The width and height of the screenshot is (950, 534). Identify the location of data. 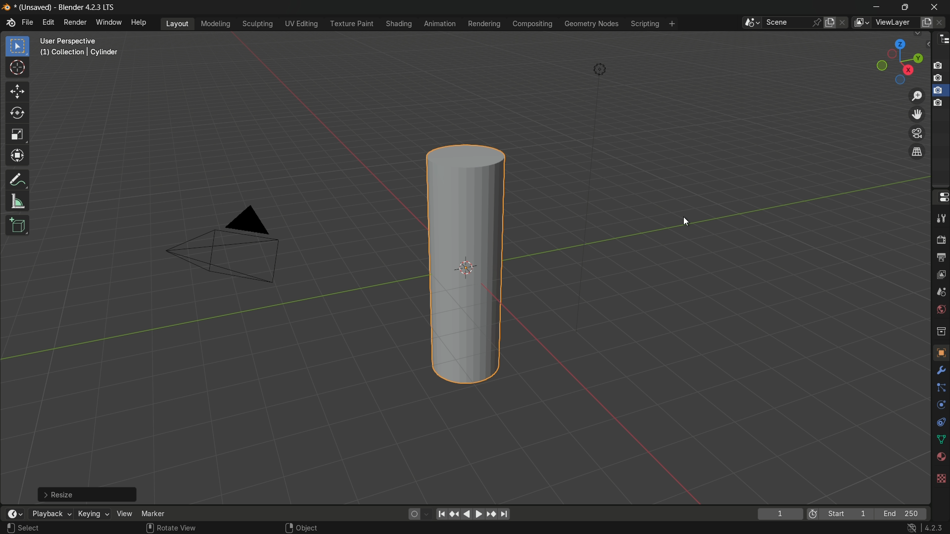
(940, 441).